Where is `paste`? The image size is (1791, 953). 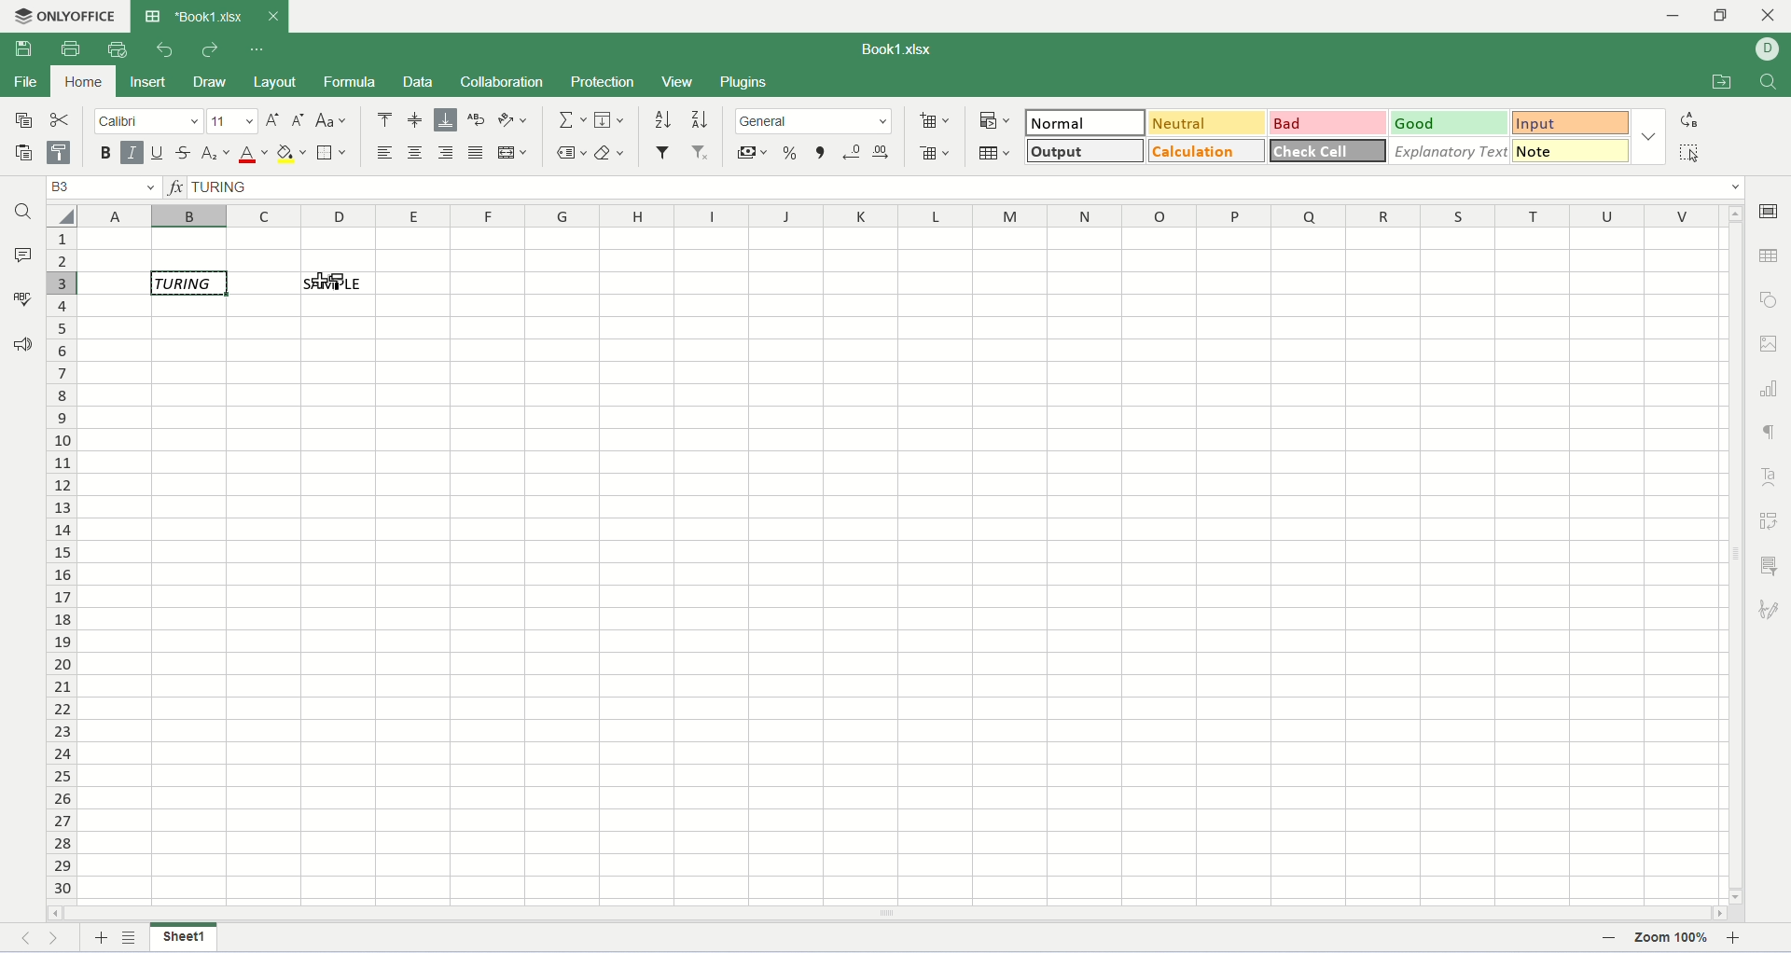 paste is located at coordinates (19, 153).